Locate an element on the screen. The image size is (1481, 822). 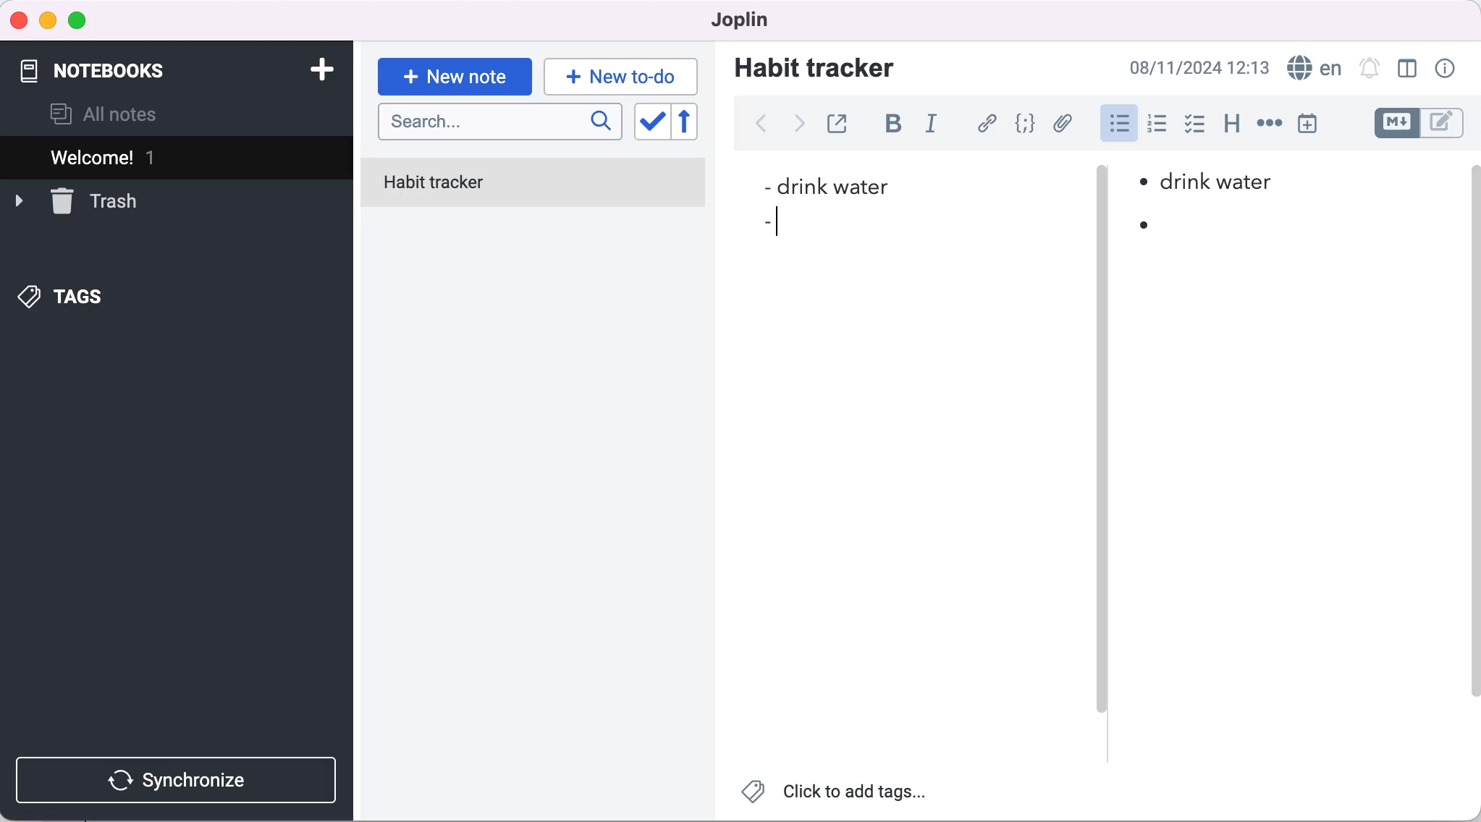
habit tracker is located at coordinates (533, 185).